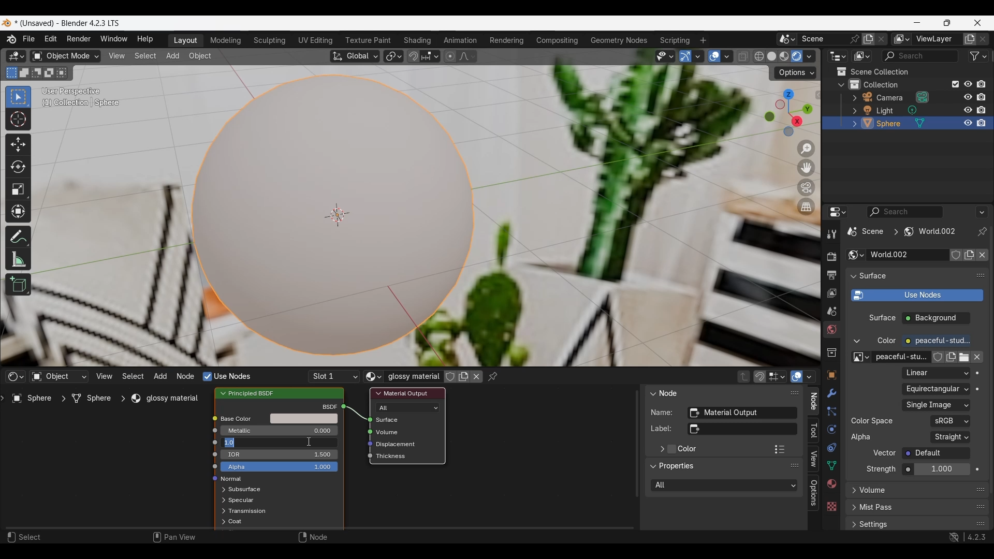 The height and width of the screenshot is (559, 994). I want to click on Scene collection, so click(906, 71).